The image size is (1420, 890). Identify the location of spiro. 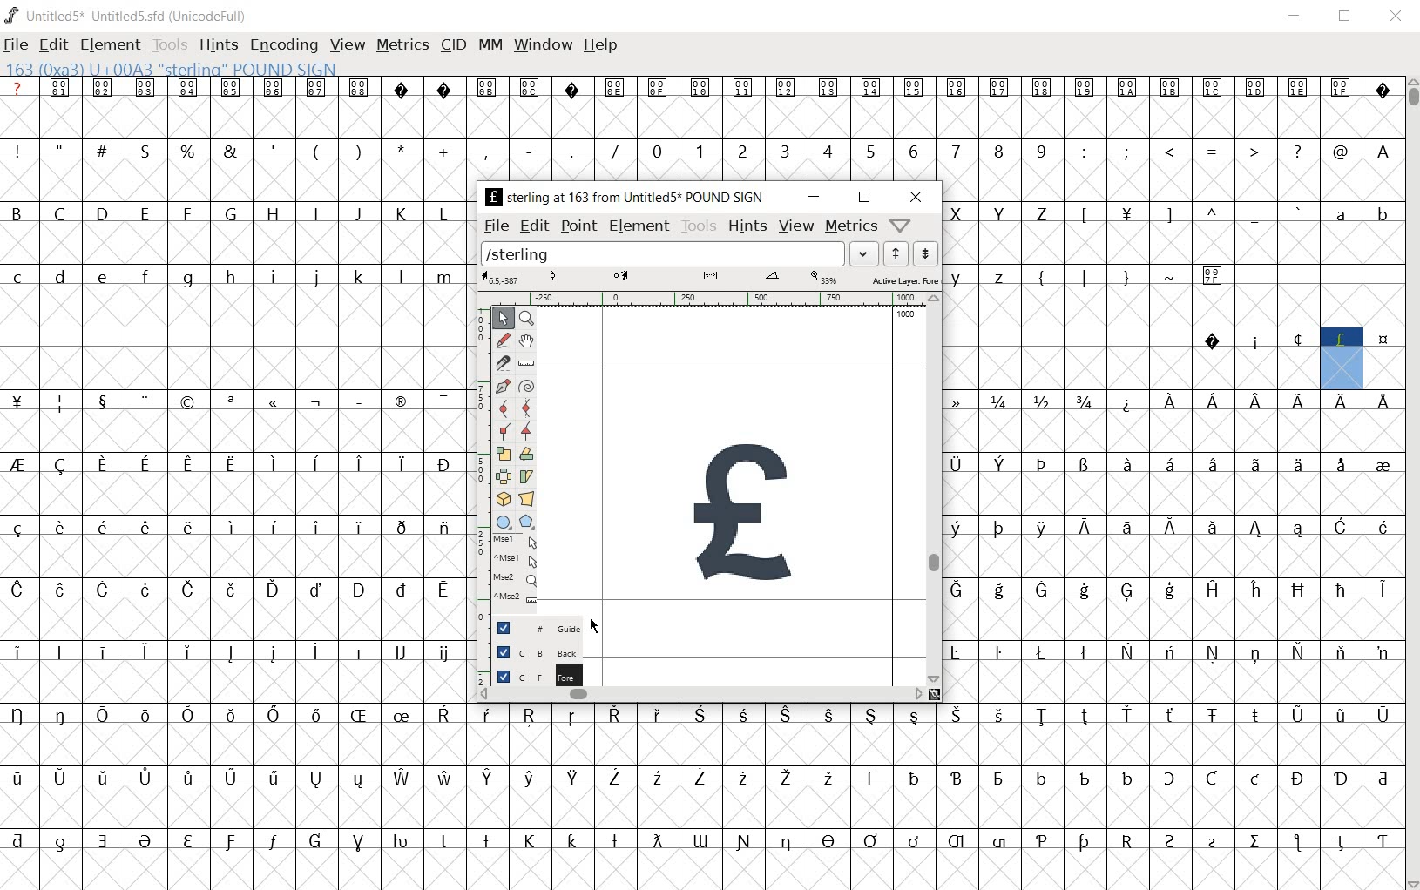
(526, 385).